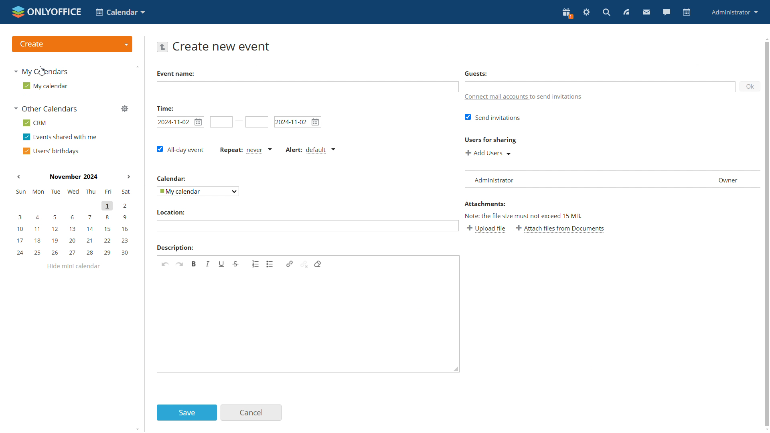 This screenshot has height=433, width=770. I want to click on ok, so click(751, 86).